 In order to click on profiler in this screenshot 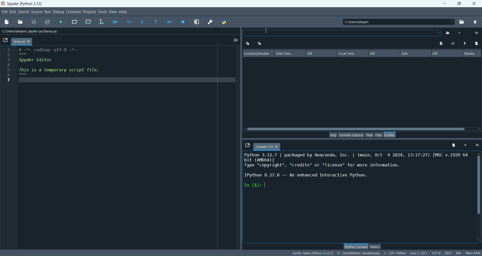, I will do `click(391, 135)`.